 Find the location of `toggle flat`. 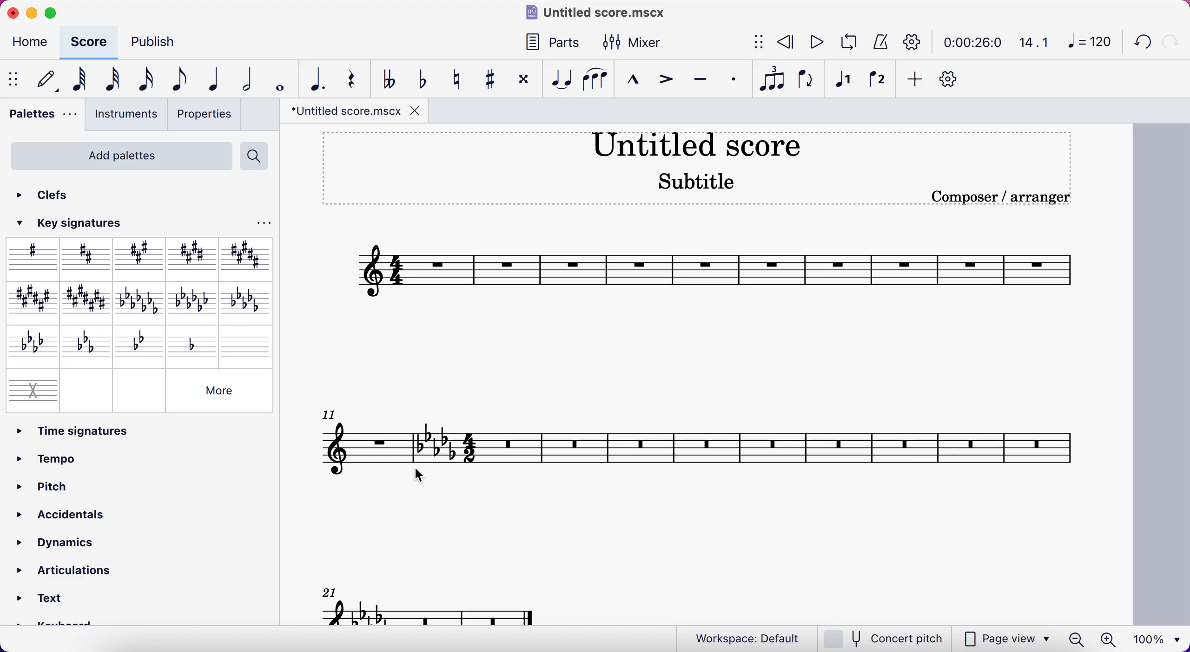

toggle flat is located at coordinates (423, 78).